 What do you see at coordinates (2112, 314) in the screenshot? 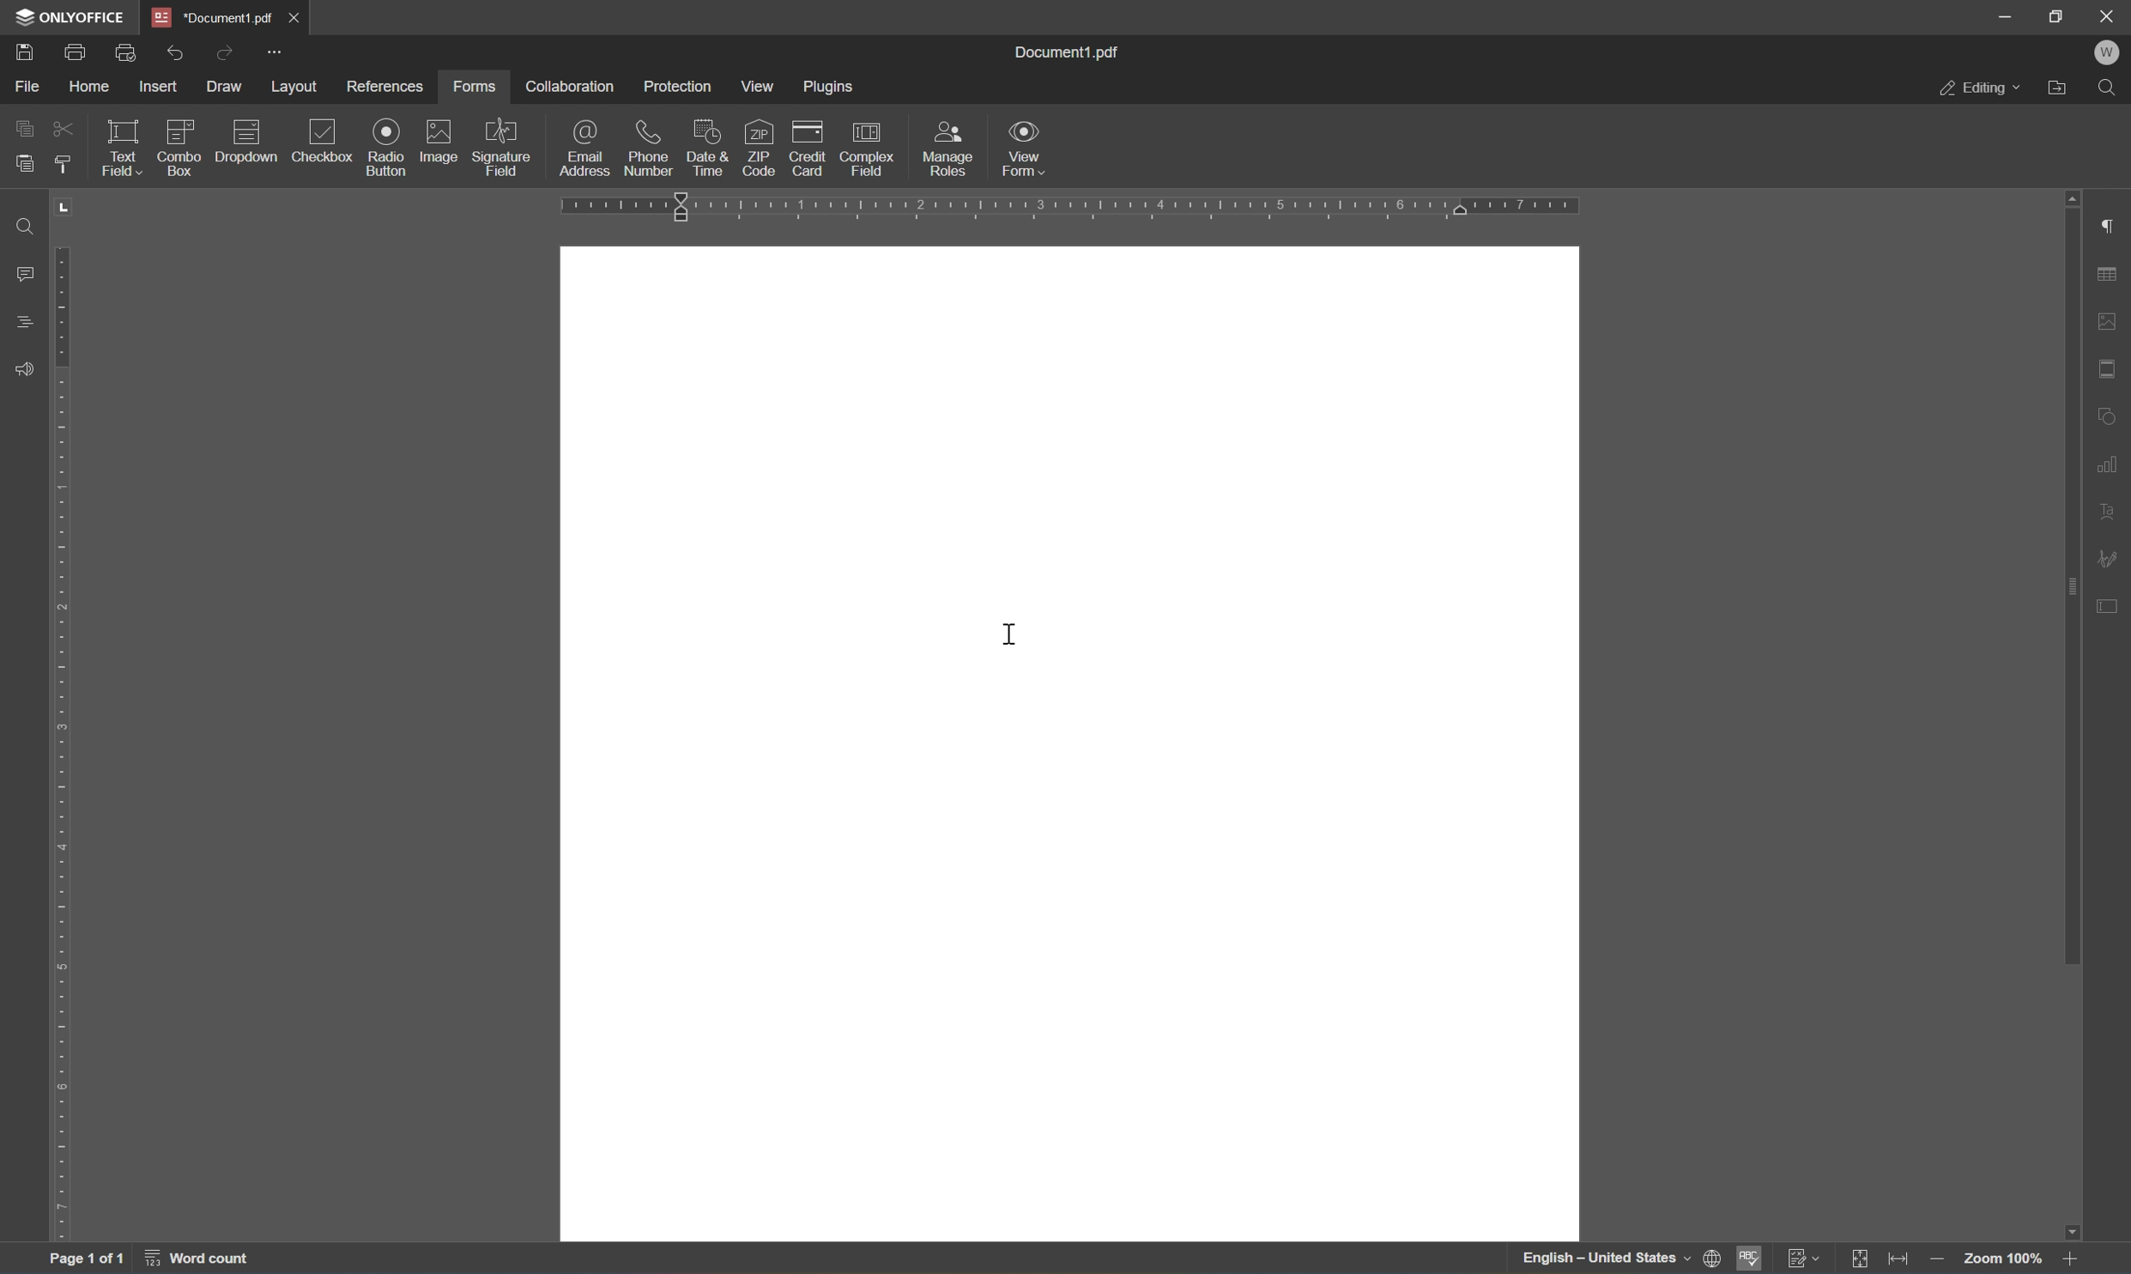
I see `image settings` at bounding box center [2112, 314].